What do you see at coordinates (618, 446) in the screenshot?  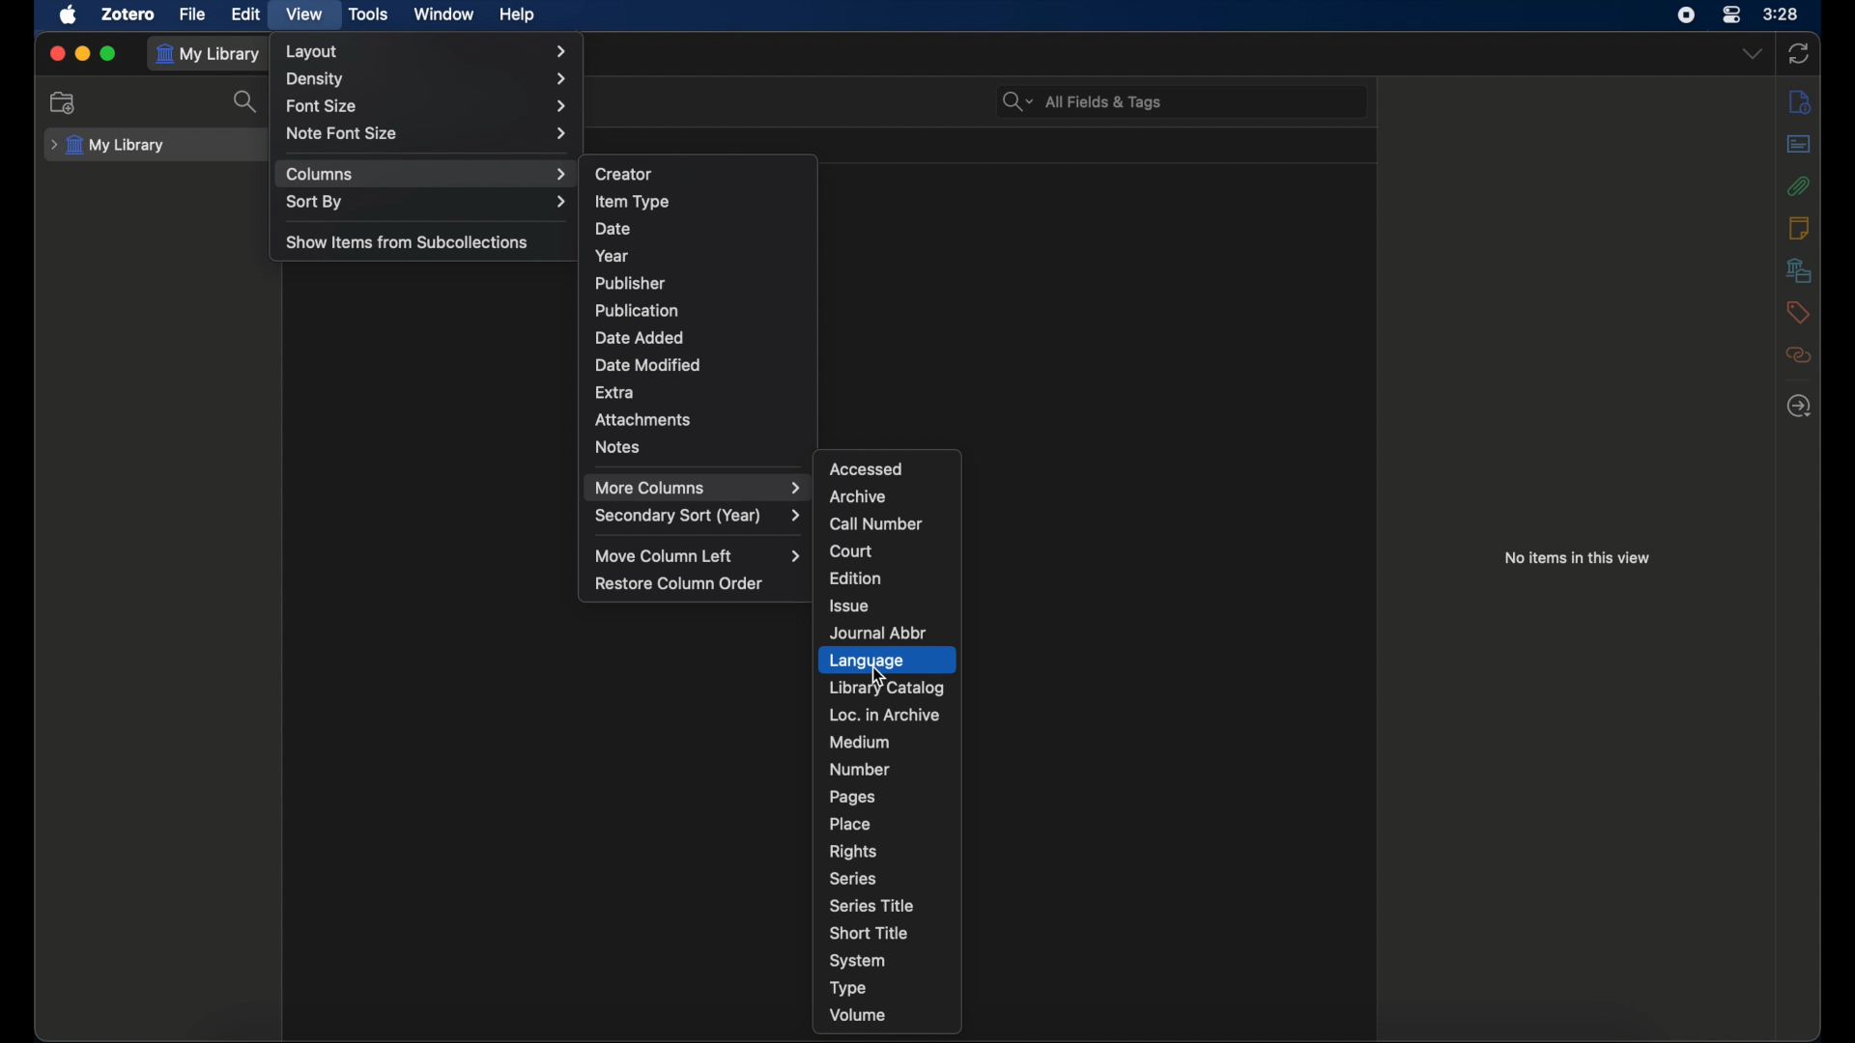 I see `notes` at bounding box center [618, 446].